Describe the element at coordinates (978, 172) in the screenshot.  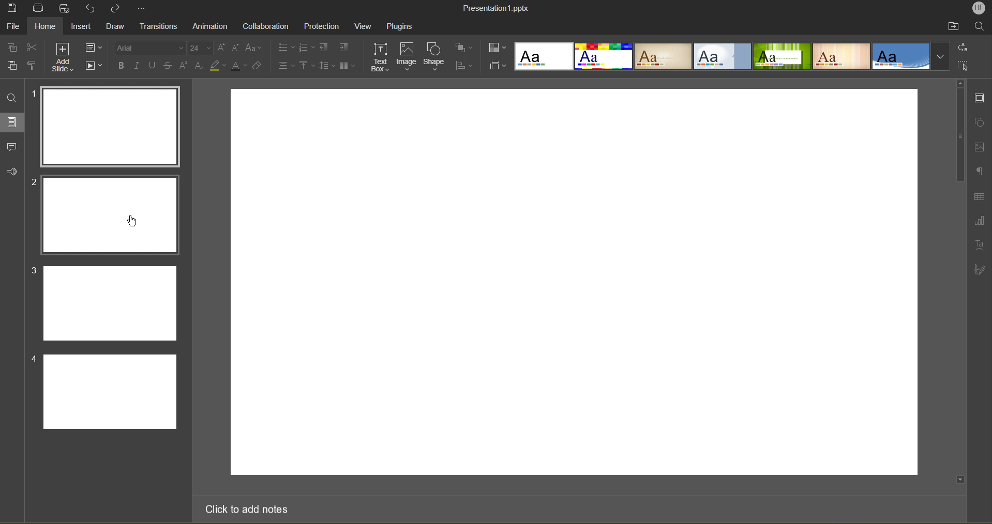
I see `Paragraph Settings` at that location.